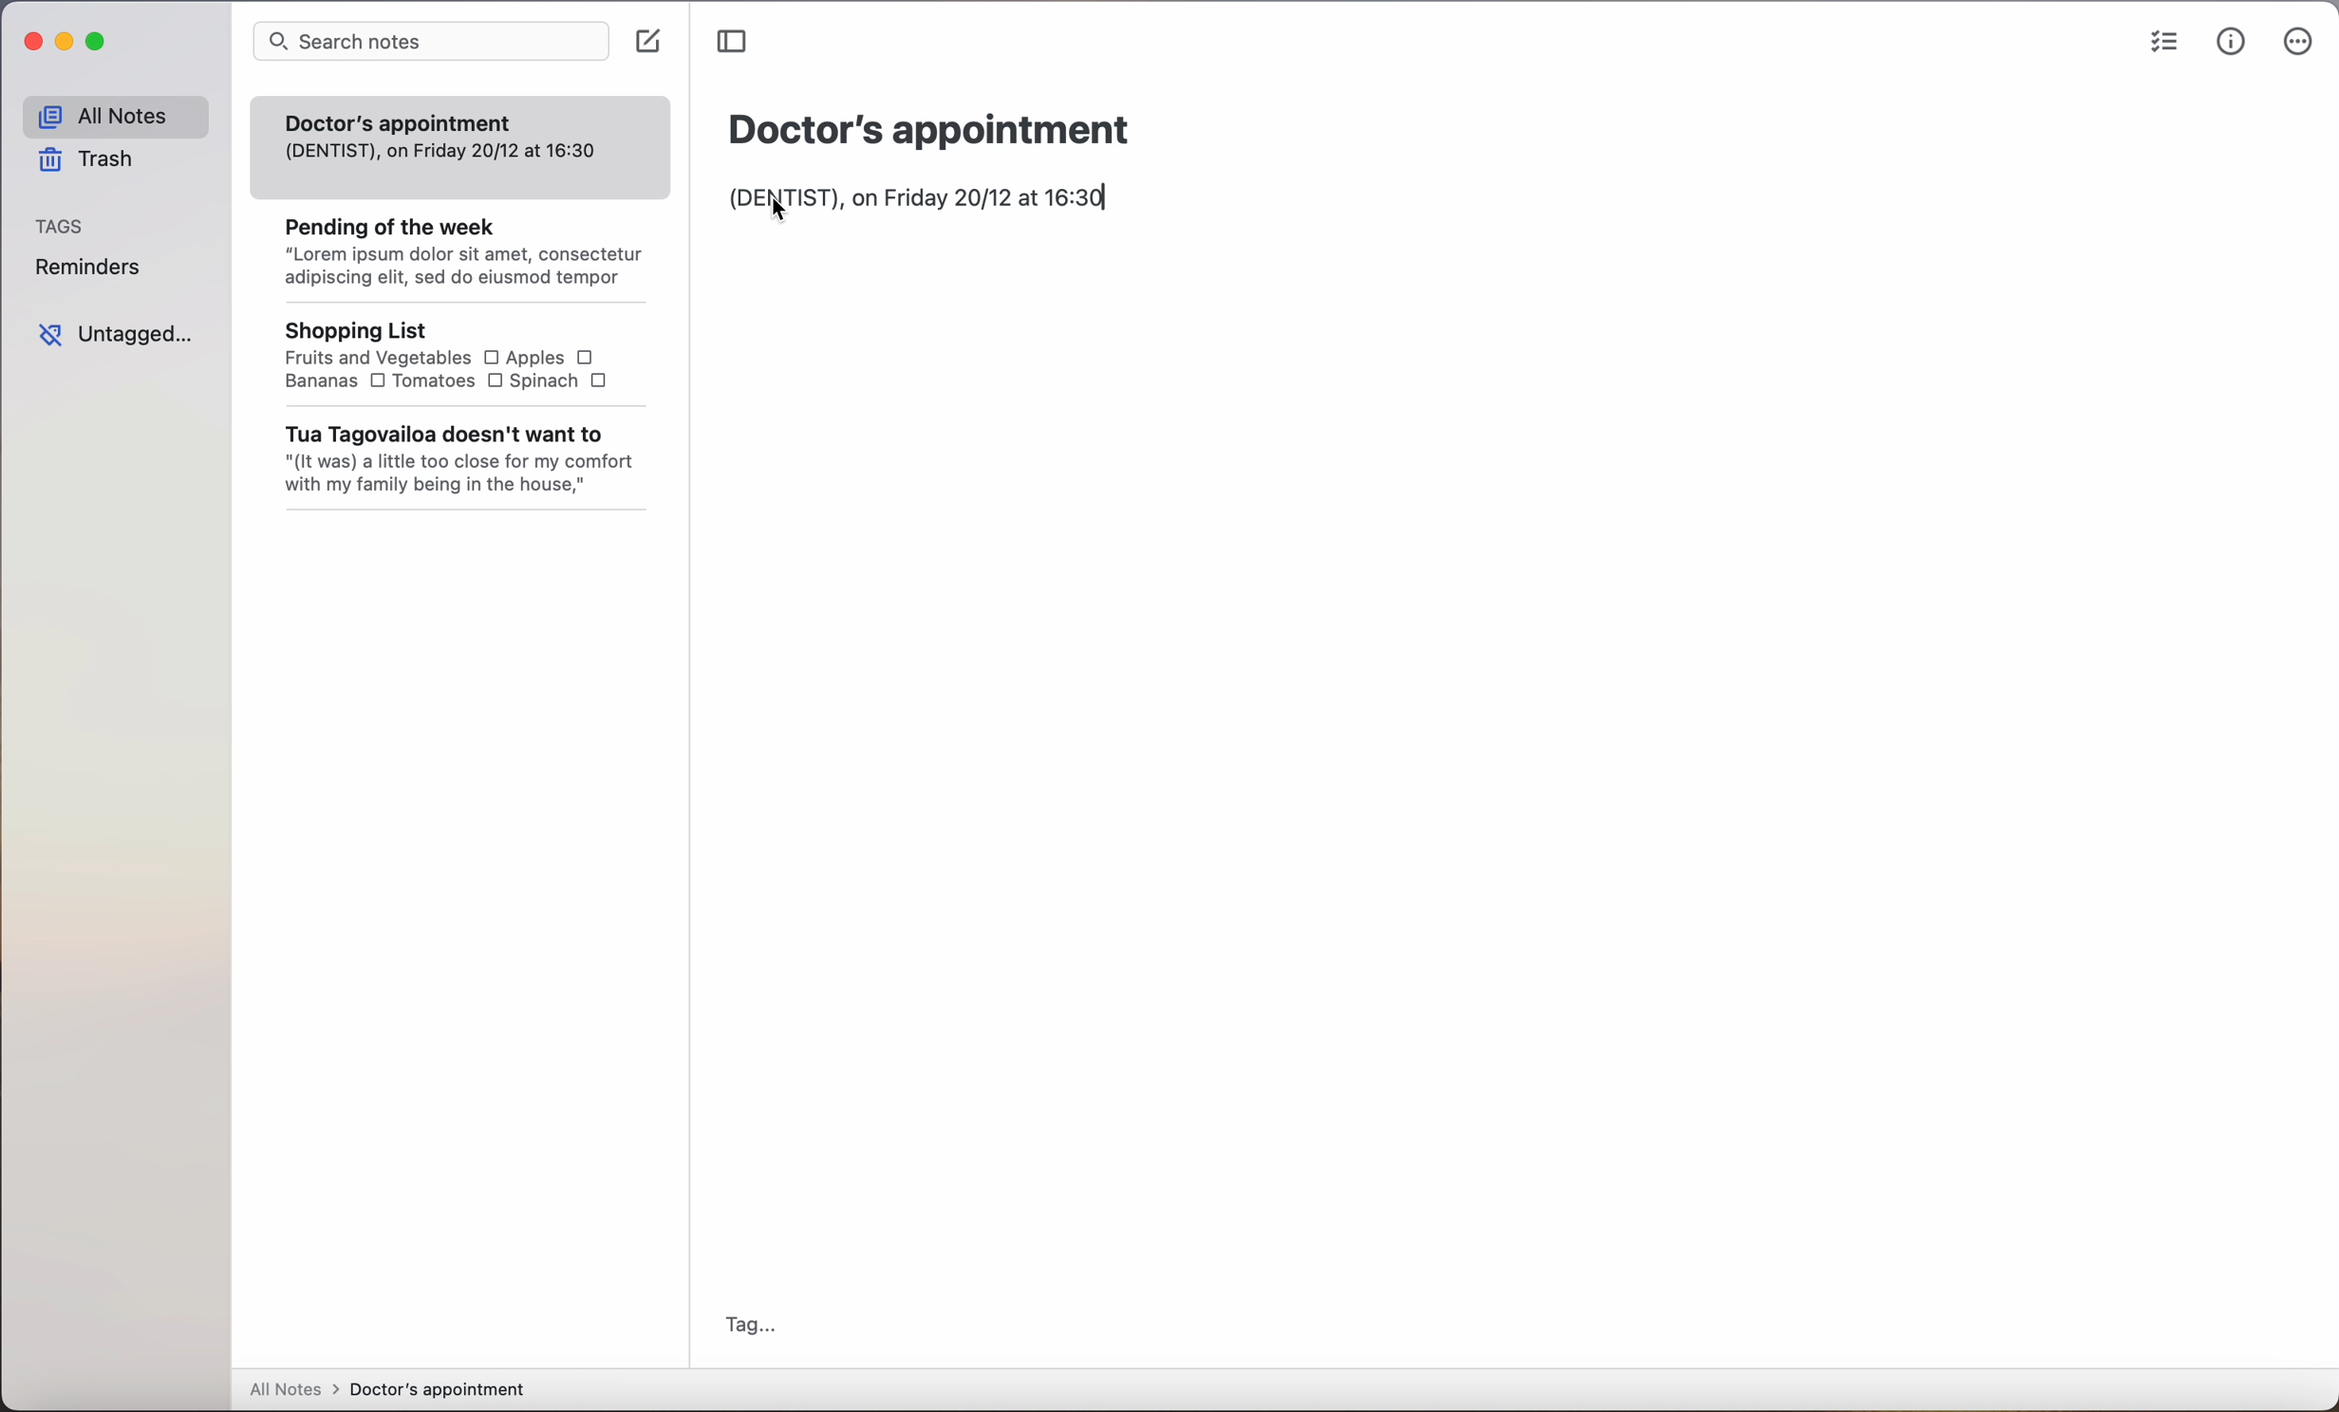  What do you see at coordinates (929, 129) in the screenshot?
I see `Doctor's appointment` at bounding box center [929, 129].